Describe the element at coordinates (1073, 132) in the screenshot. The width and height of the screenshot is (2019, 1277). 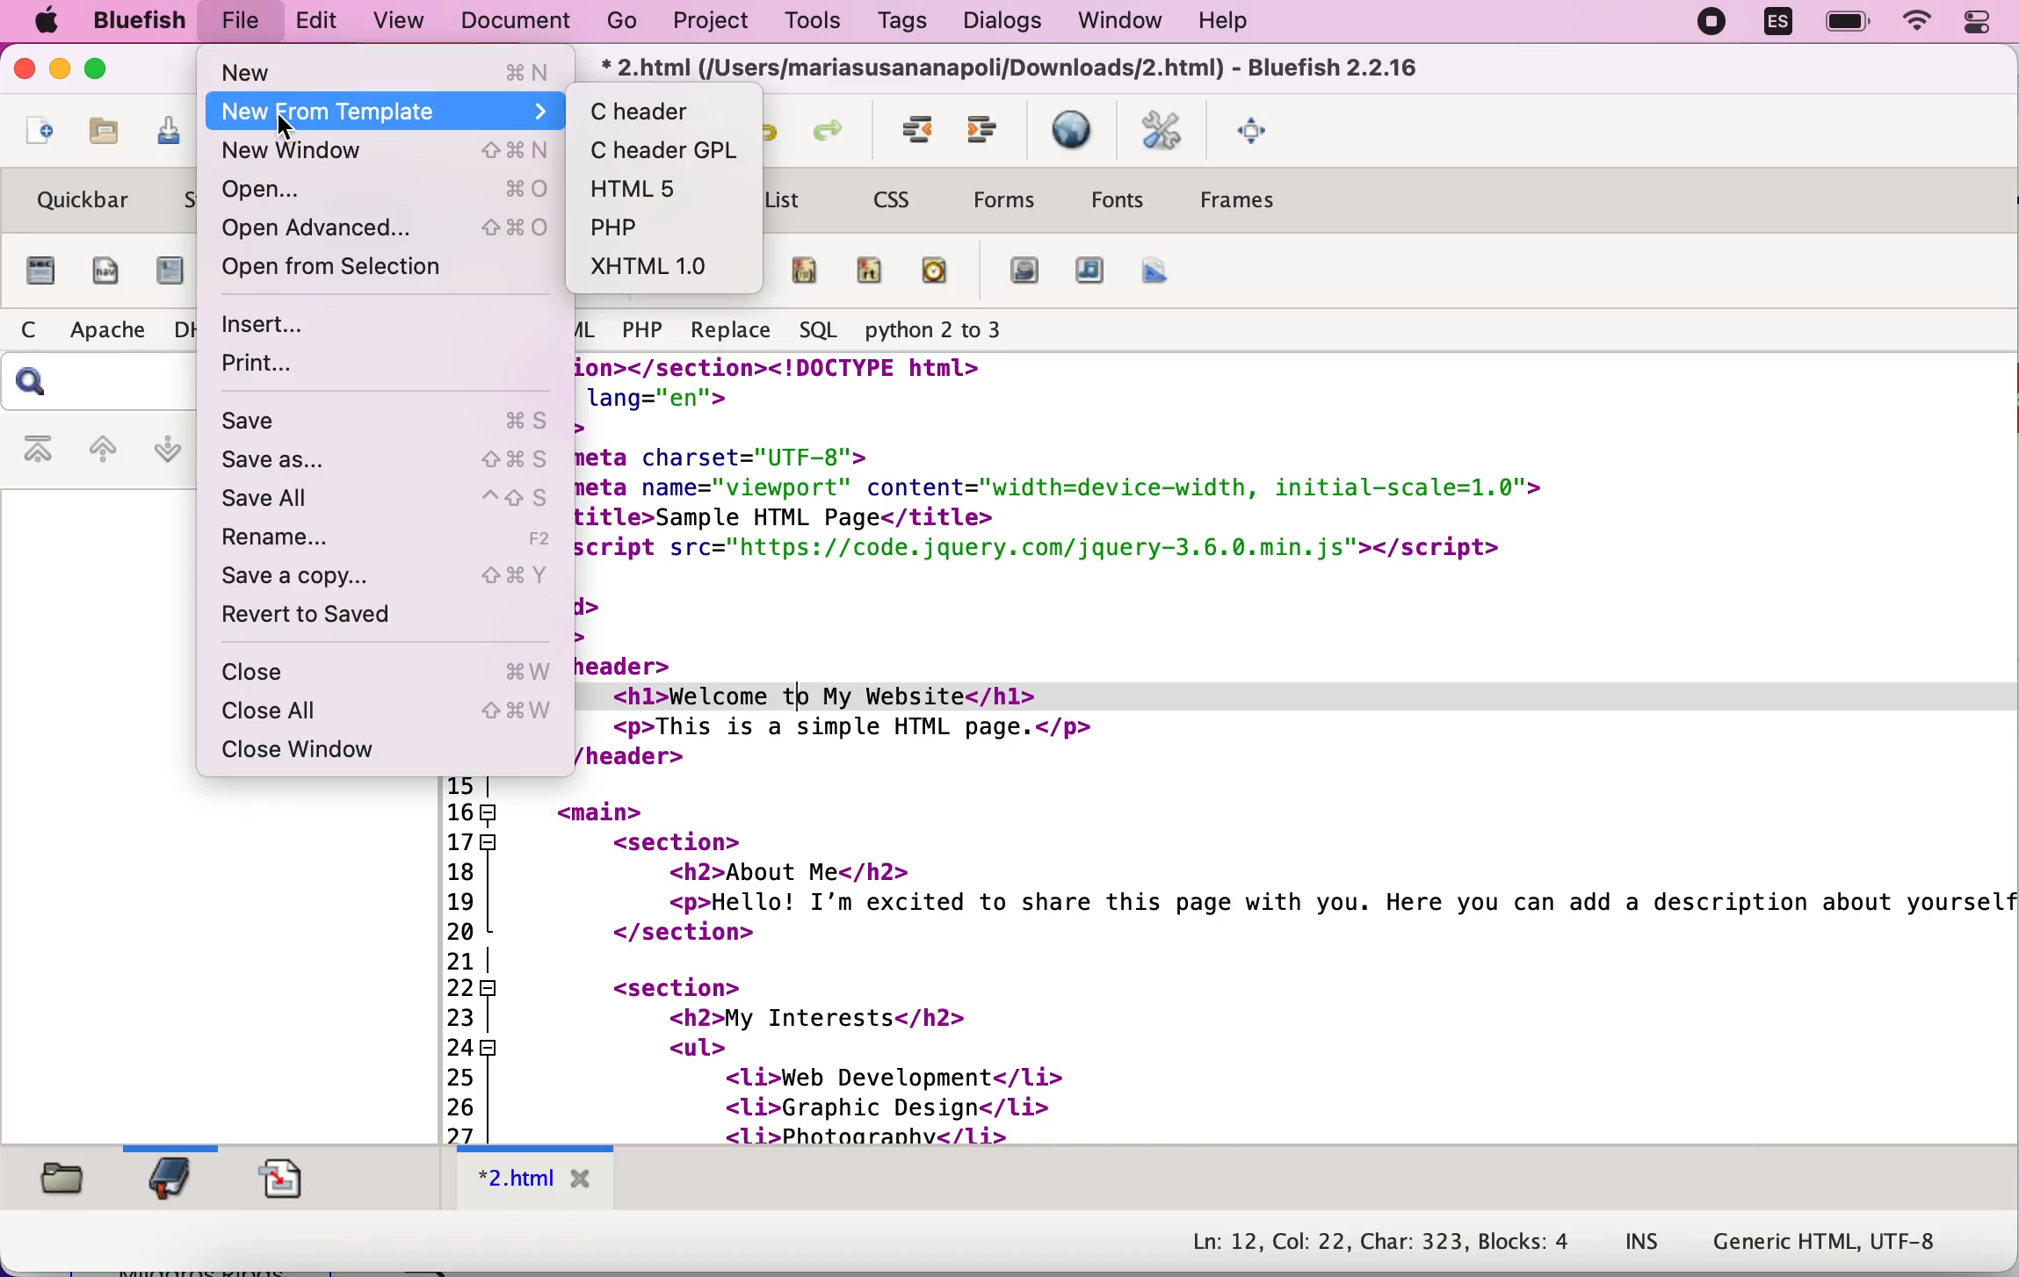
I see `preview in browser` at that location.